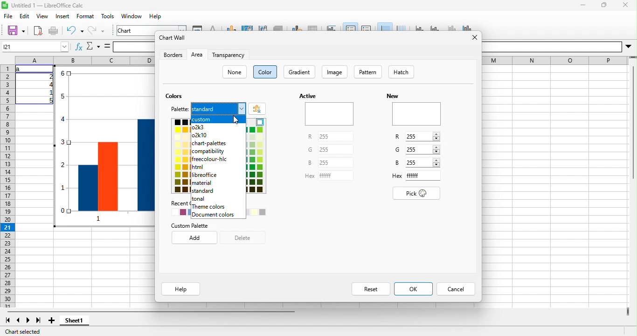 The image size is (637, 336). Describe the element at coordinates (414, 289) in the screenshot. I see `ok` at that location.